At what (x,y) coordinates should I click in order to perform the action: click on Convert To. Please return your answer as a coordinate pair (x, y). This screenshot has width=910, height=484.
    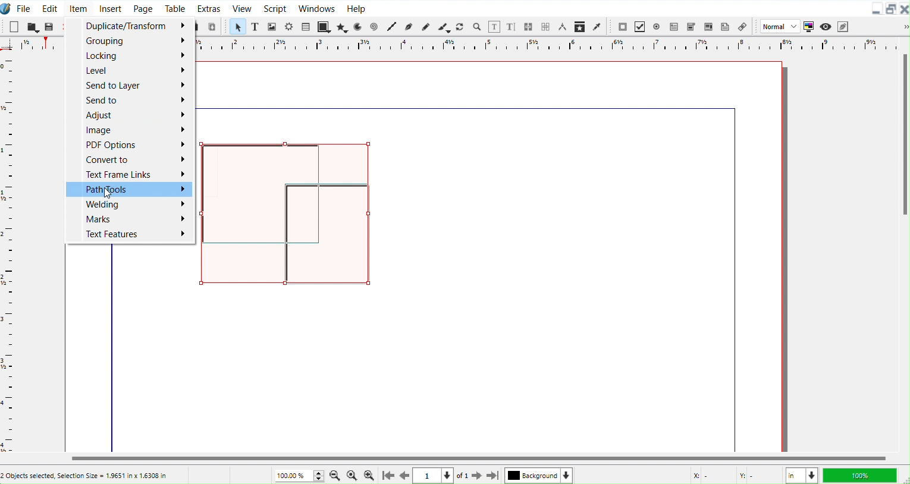
    Looking at the image, I should click on (128, 159).